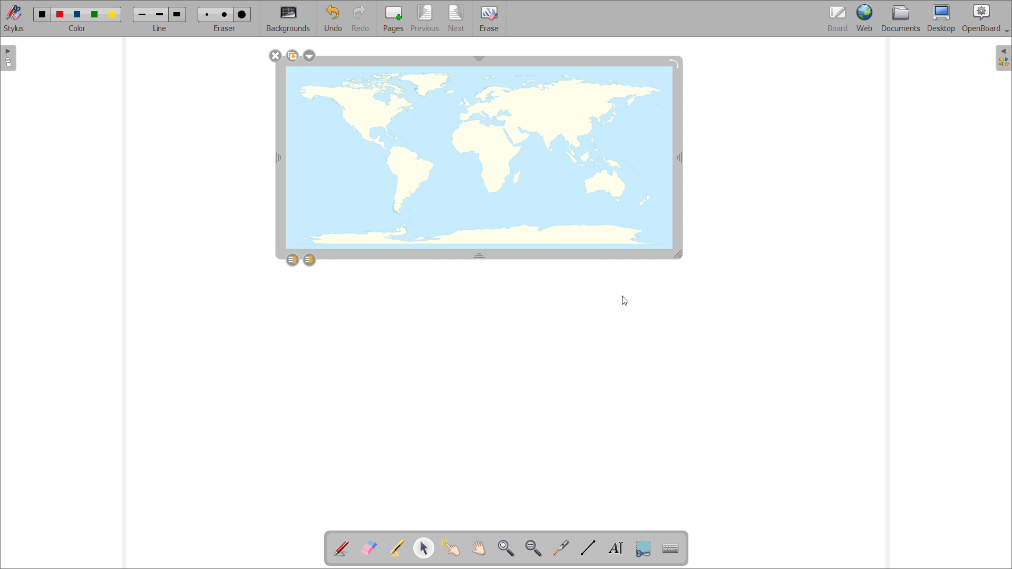 The image size is (1012, 569). Describe the element at coordinates (866, 19) in the screenshot. I see `web` at that location.